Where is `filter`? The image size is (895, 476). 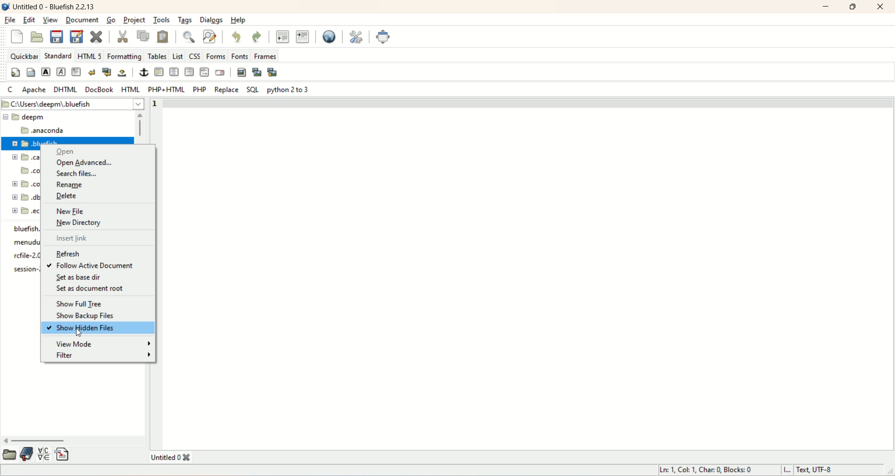
filter is located at coordinates (102, 355).